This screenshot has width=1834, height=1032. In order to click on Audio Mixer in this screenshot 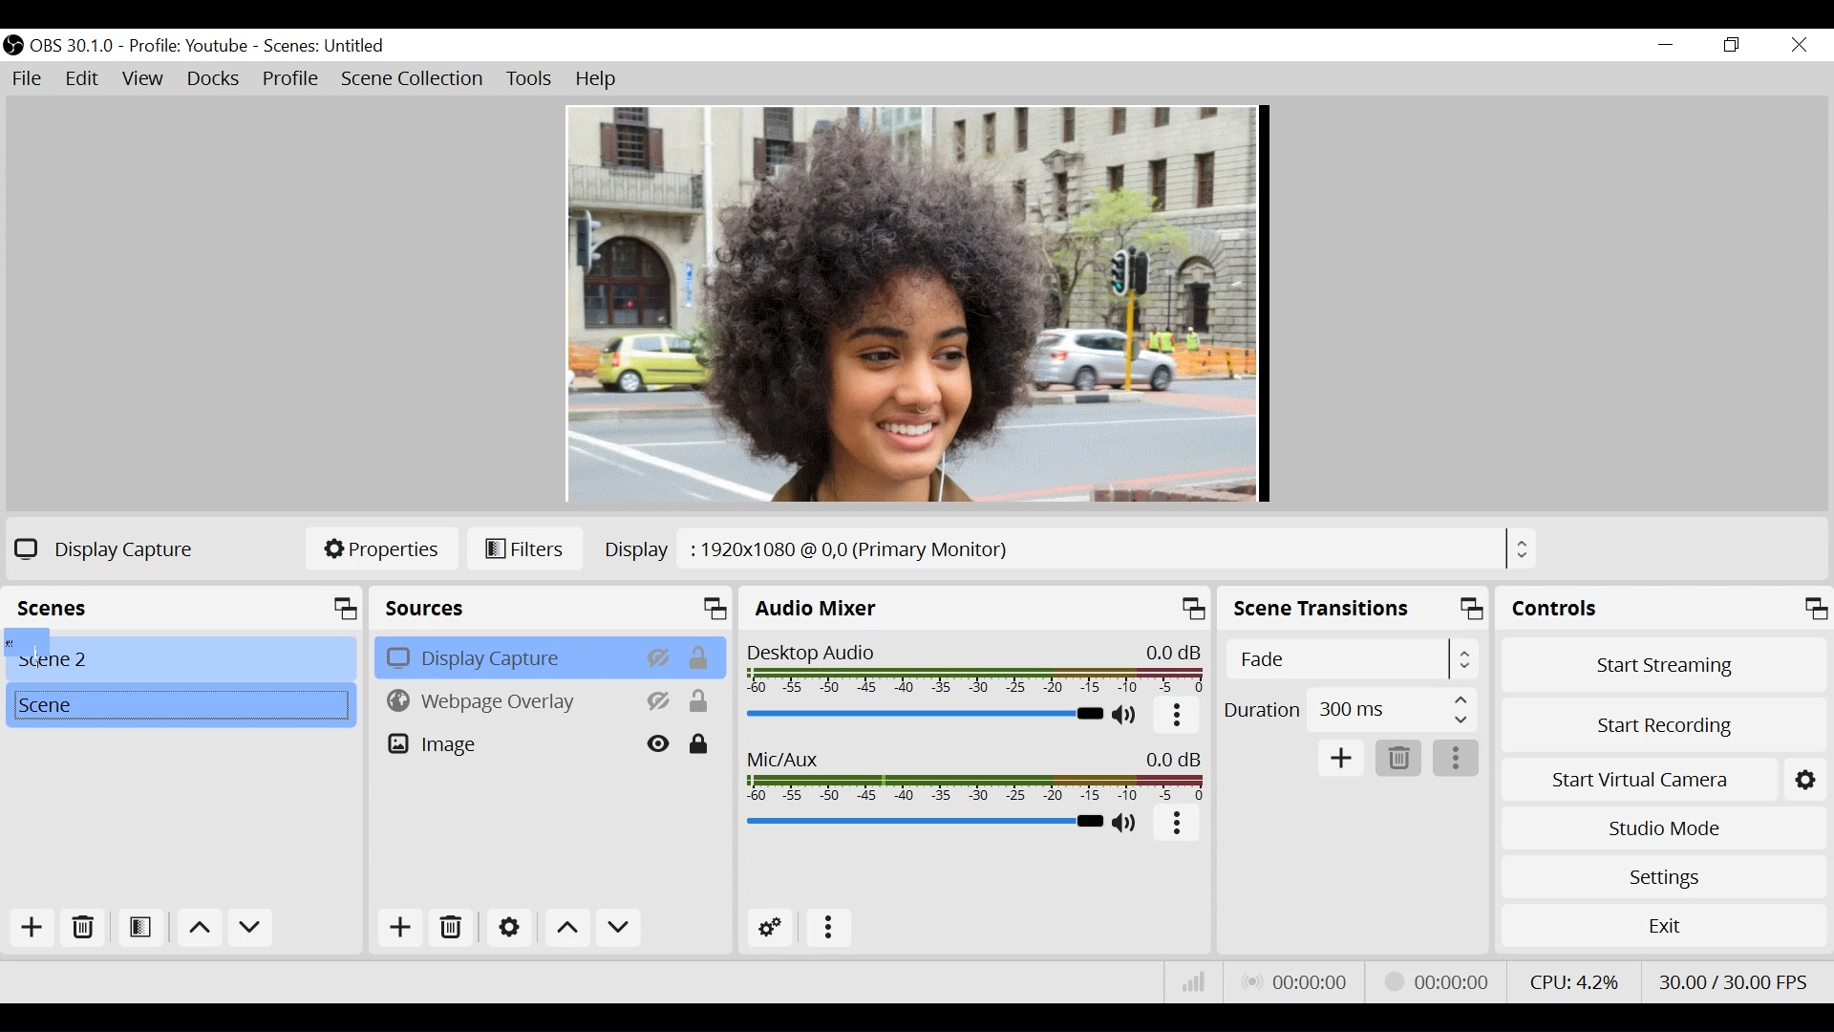, I will do `click(976, 607)`.